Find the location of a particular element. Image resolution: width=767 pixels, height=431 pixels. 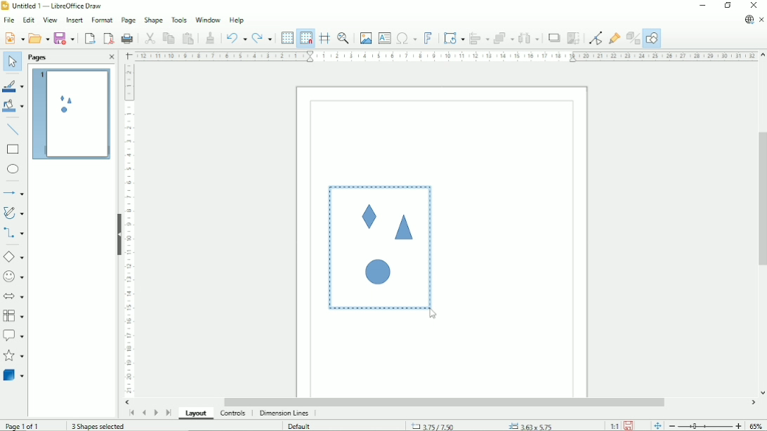

Cut is located at coordinates (149, 37).